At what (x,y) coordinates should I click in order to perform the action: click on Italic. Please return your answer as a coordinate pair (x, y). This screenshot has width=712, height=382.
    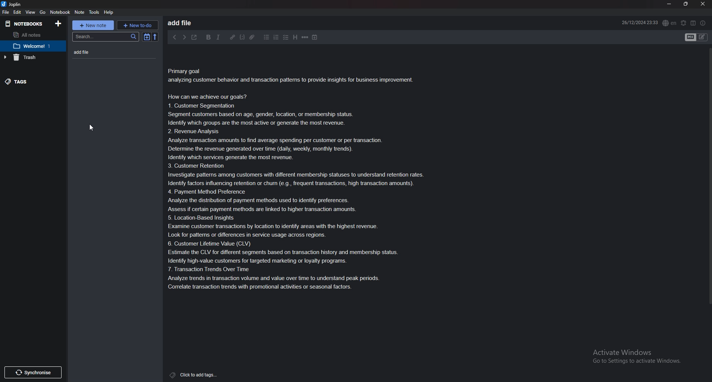
    Looking at the image, I should click on (218, 37).